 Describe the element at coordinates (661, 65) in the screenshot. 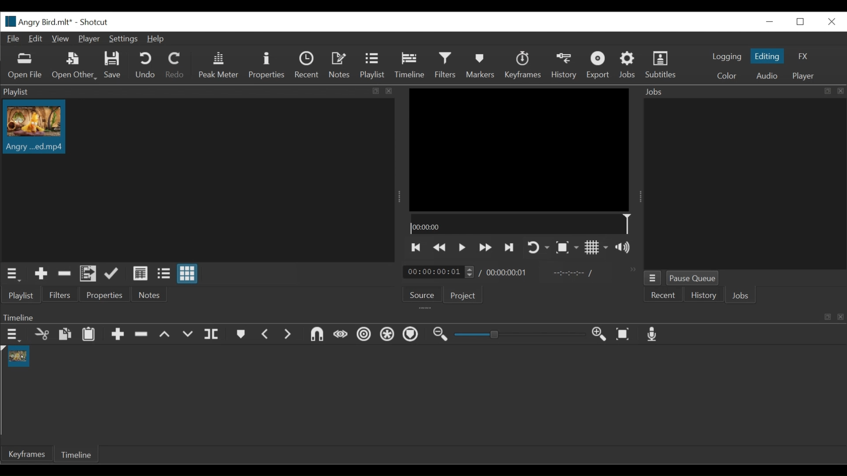

I see `Subtitles` at that location.